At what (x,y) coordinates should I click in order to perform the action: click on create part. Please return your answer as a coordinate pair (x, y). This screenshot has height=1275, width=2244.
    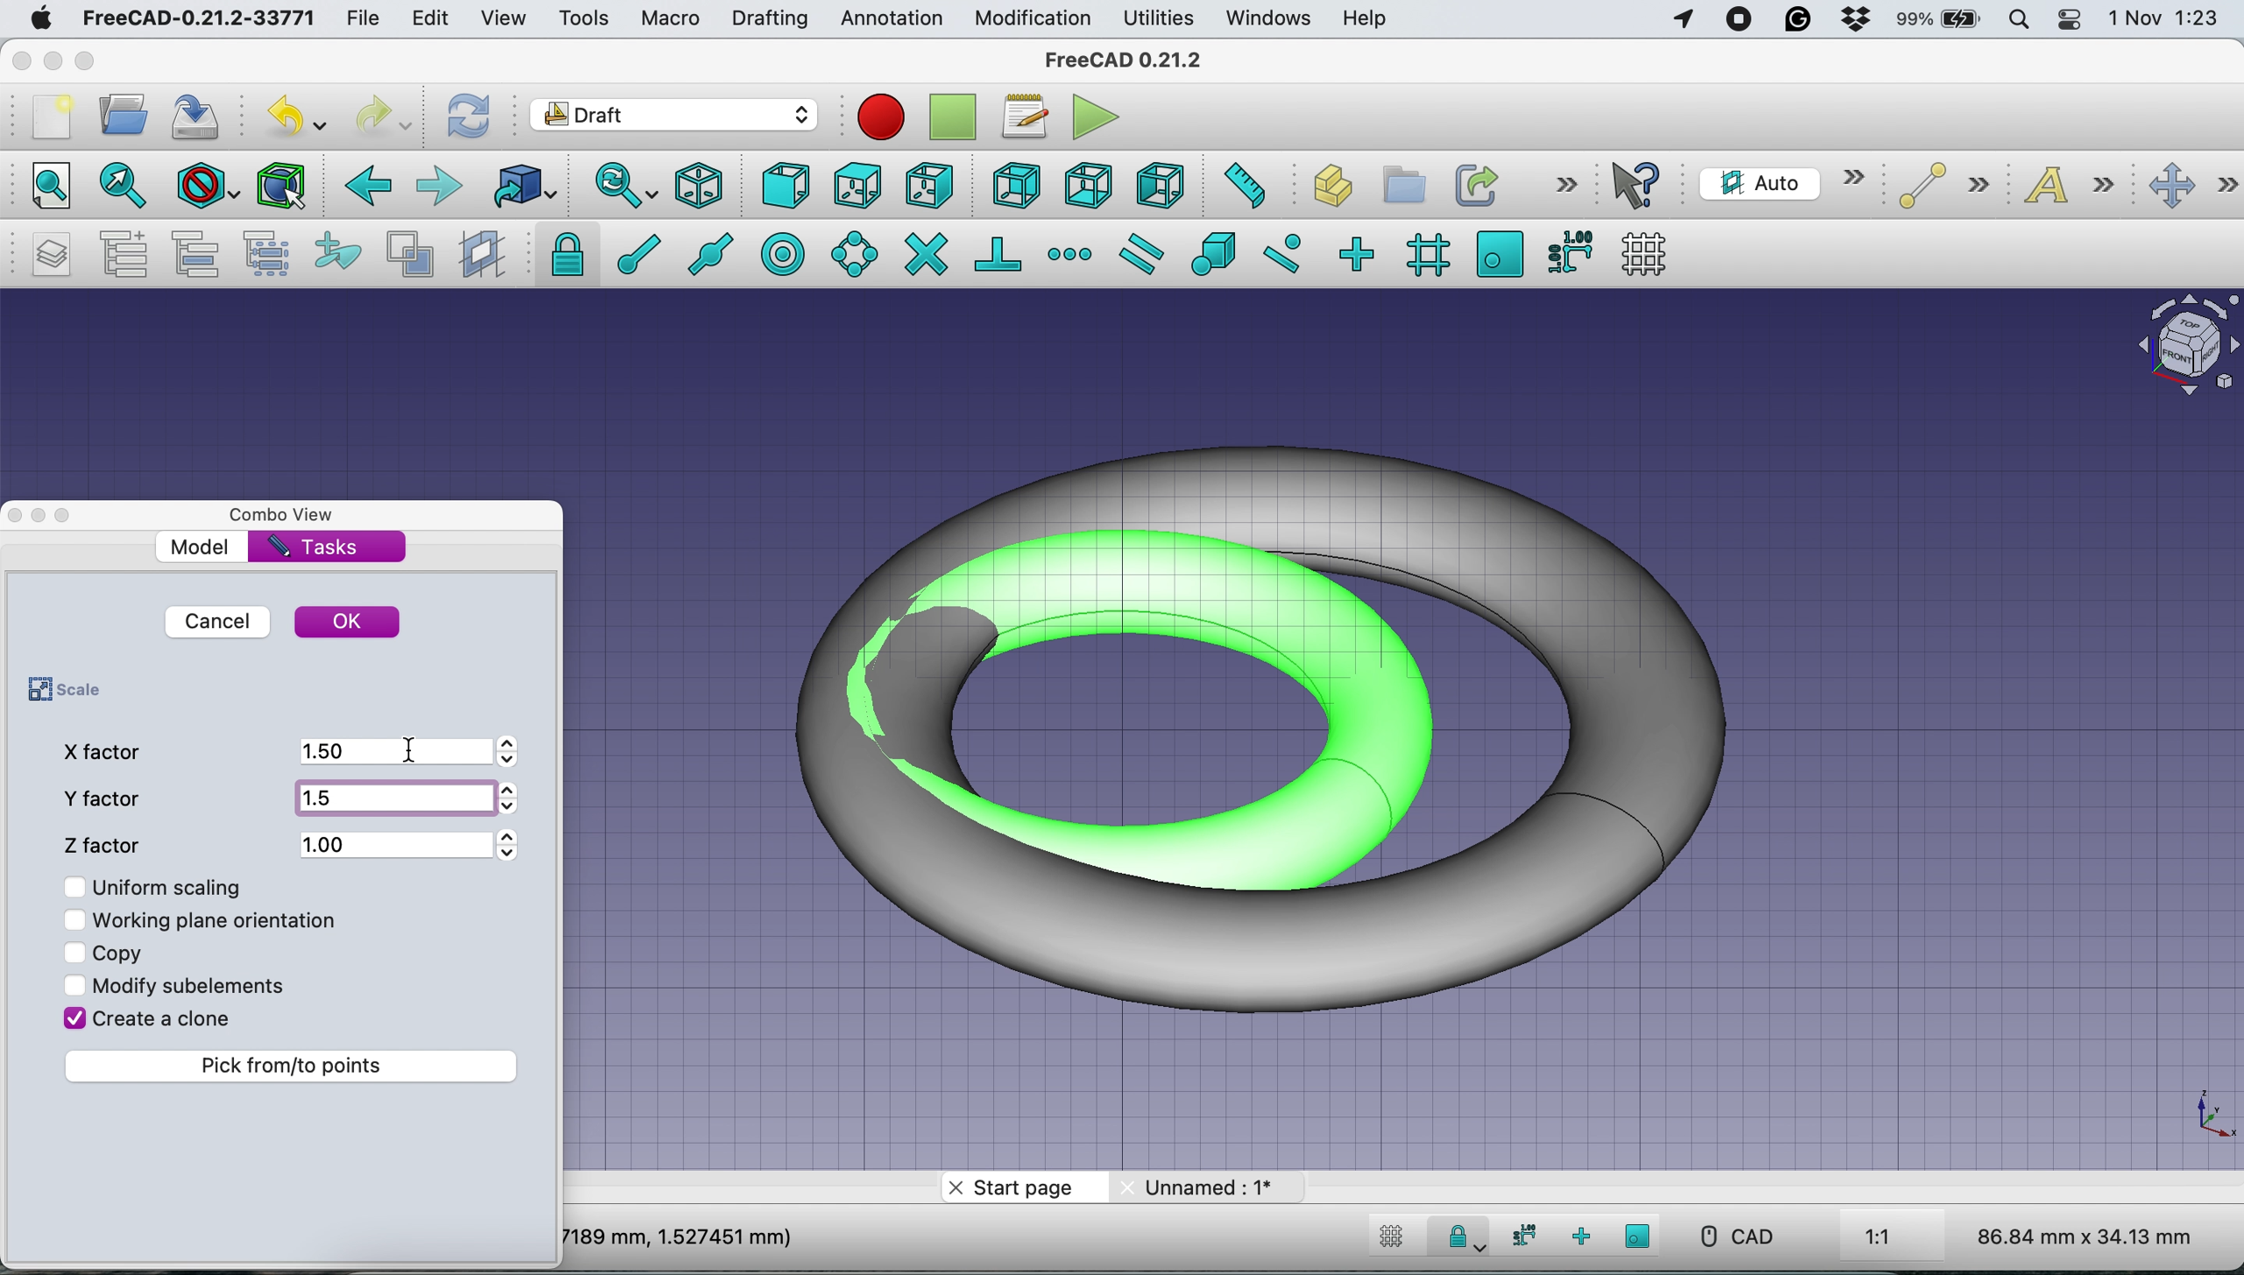
    Looking at the image, I should click on (1324, 187).